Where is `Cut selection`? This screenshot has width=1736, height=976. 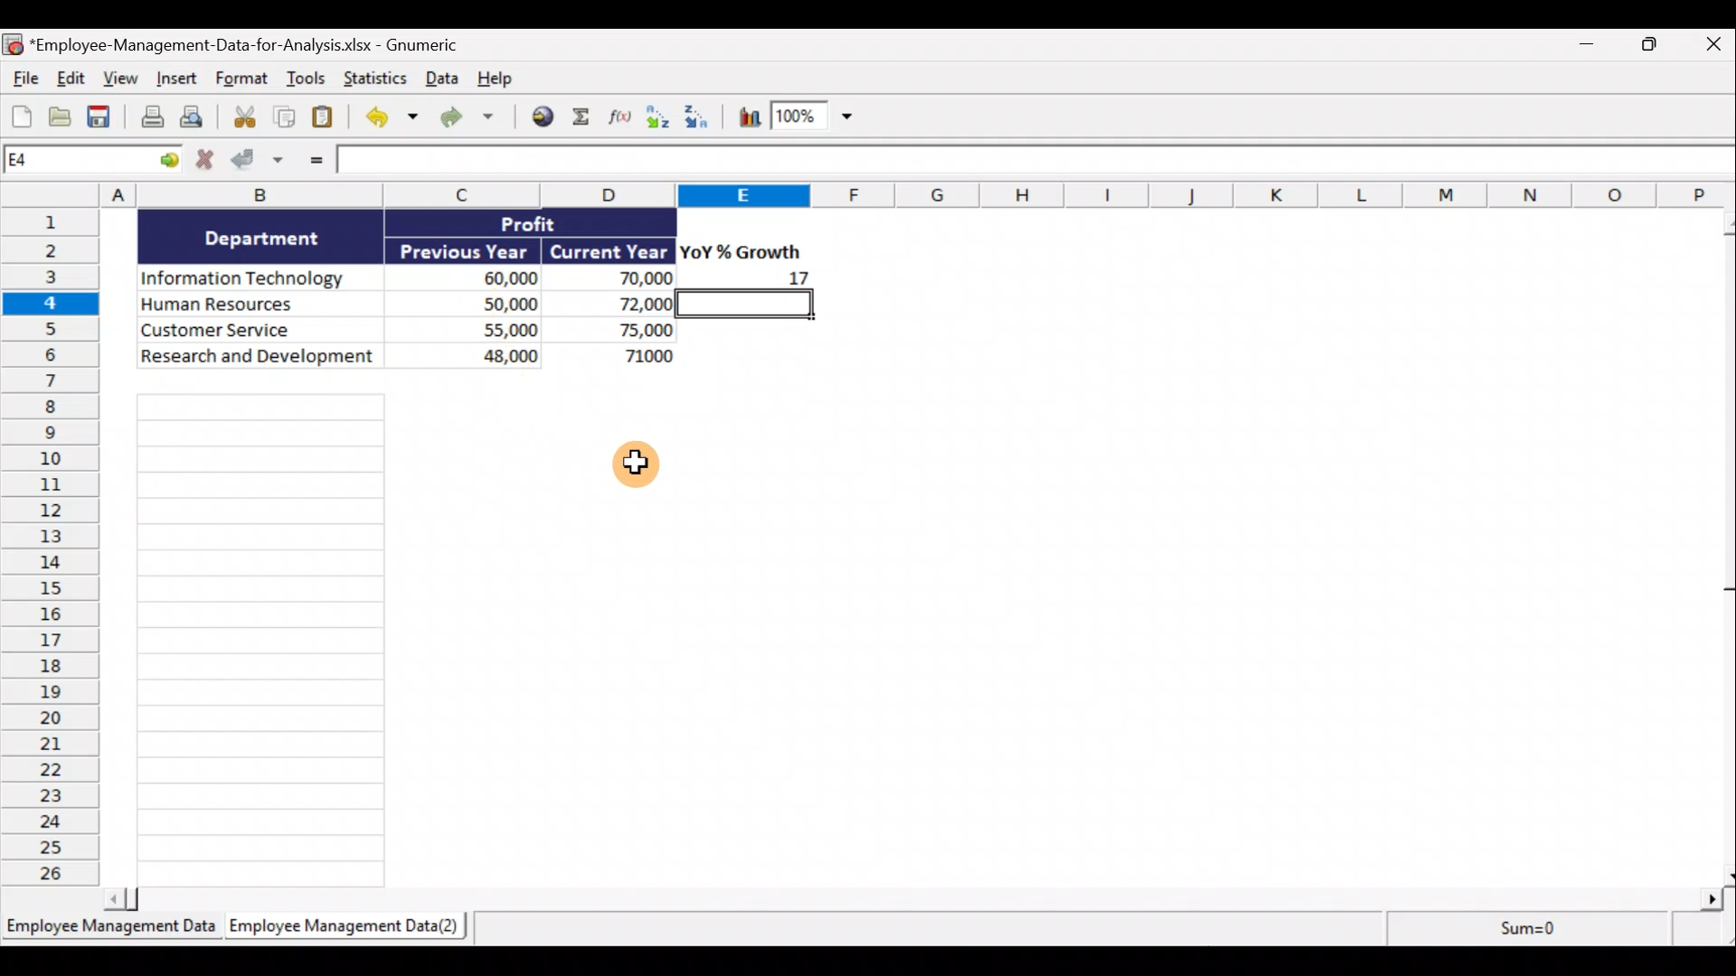 Cut selection is located at coordinates (240, 118).